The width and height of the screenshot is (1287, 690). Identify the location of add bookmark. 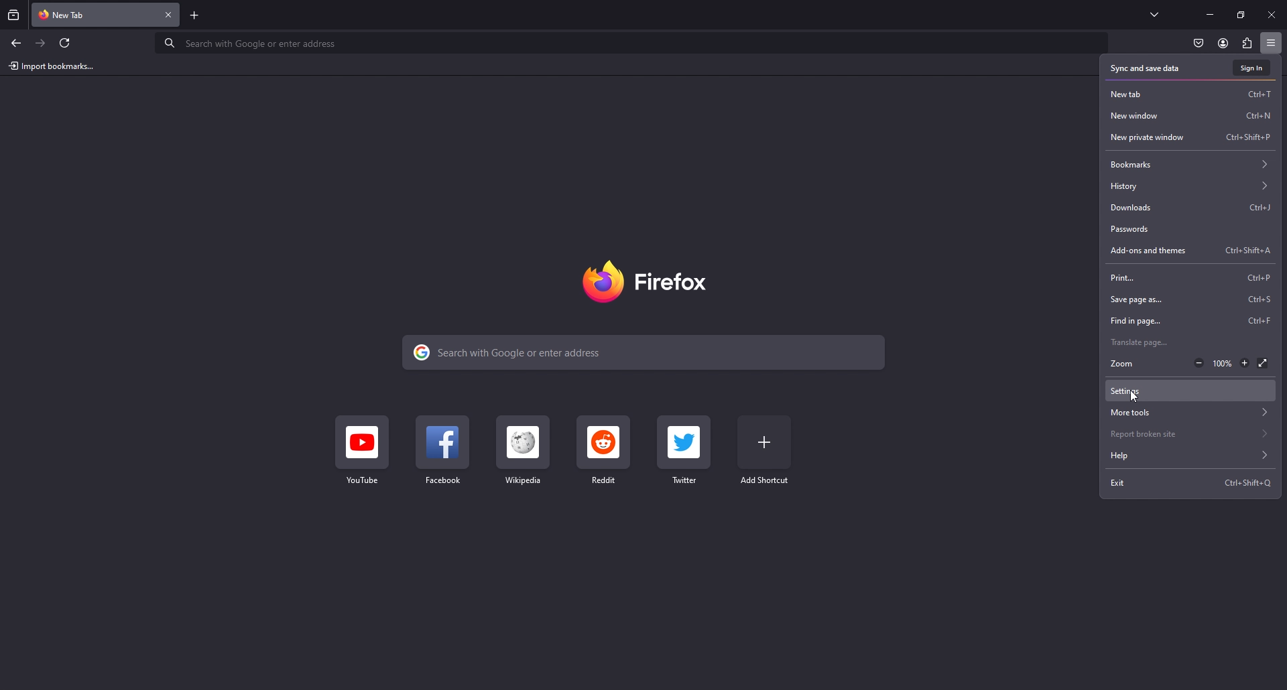
(765, 450).